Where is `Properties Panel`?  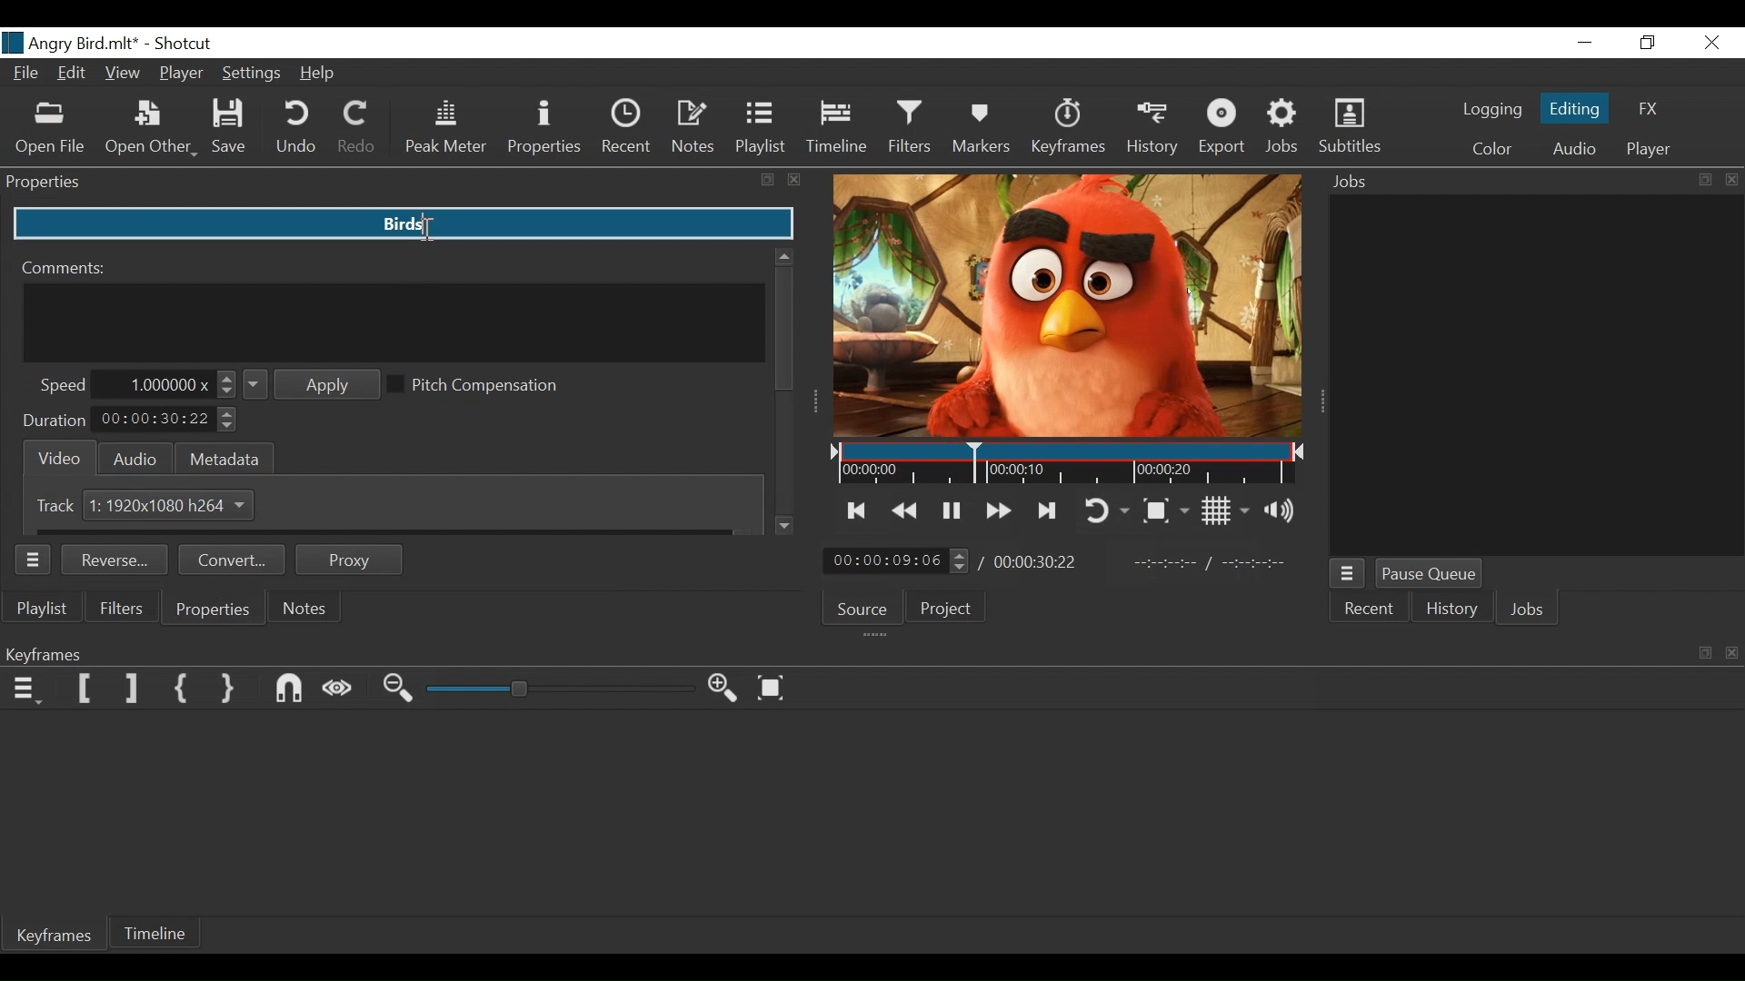 Properties Panel is located at coordinates (404, 183).